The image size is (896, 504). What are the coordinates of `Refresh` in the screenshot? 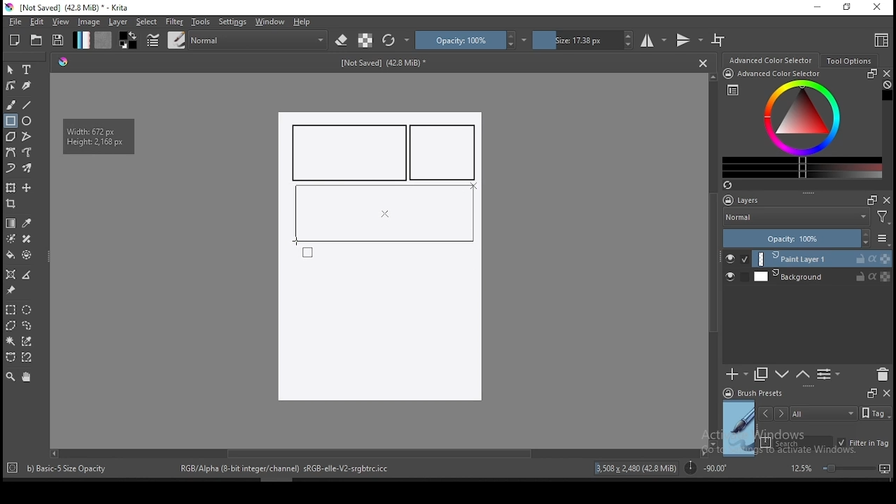 It's located at (733, 186).